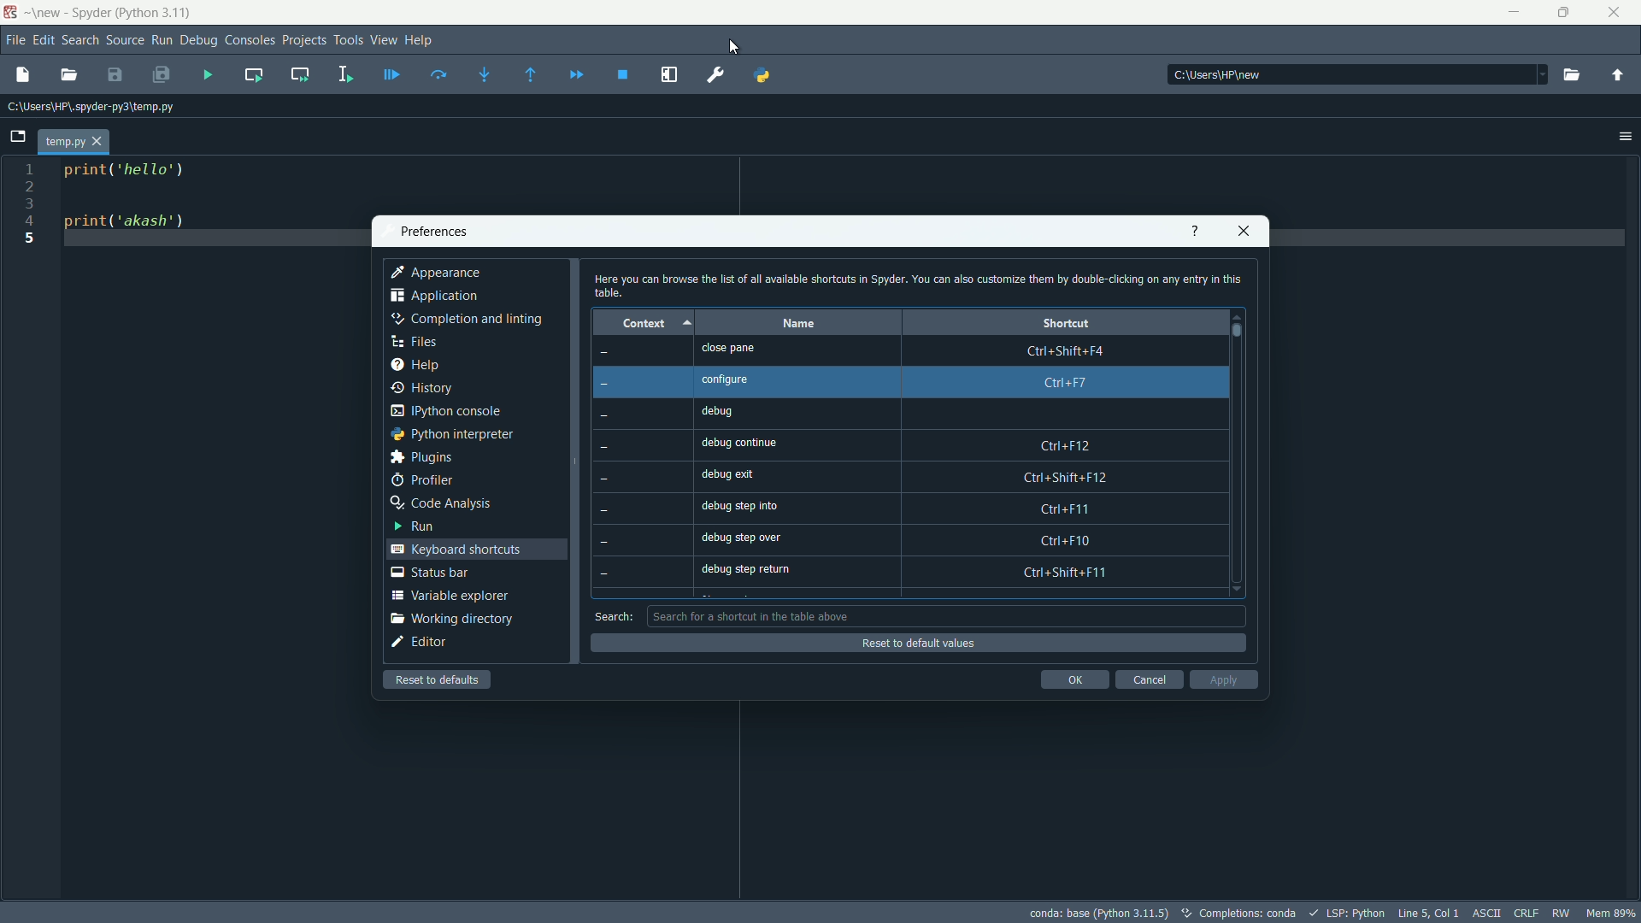  I want to click on preferences, so click(717, 75).